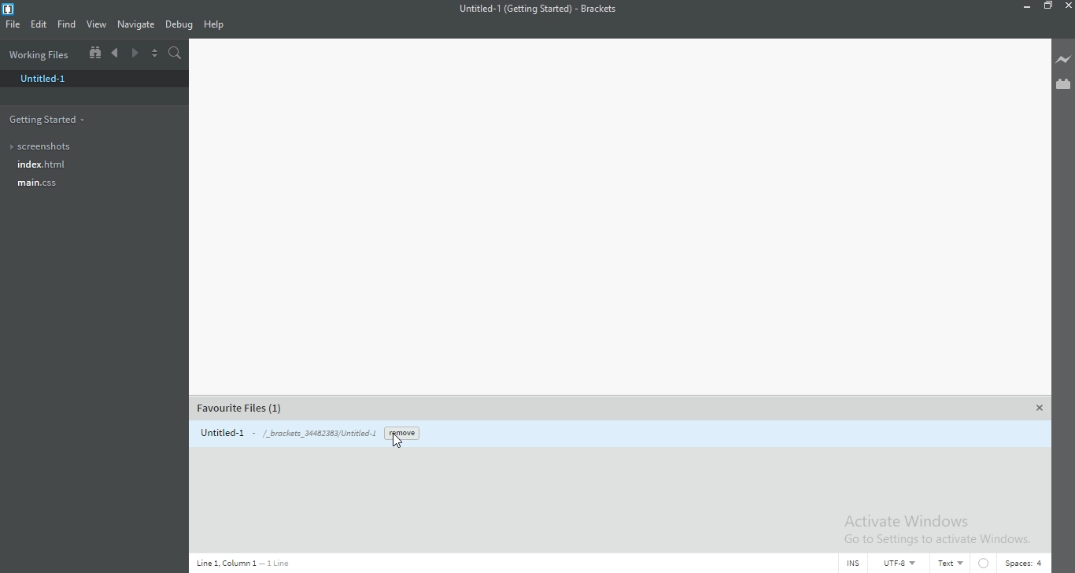 The image size is (1075, 573). What do you see at coordinates (14, 26) in the screenshot?
I see `File` at bounding box center [14, 26].